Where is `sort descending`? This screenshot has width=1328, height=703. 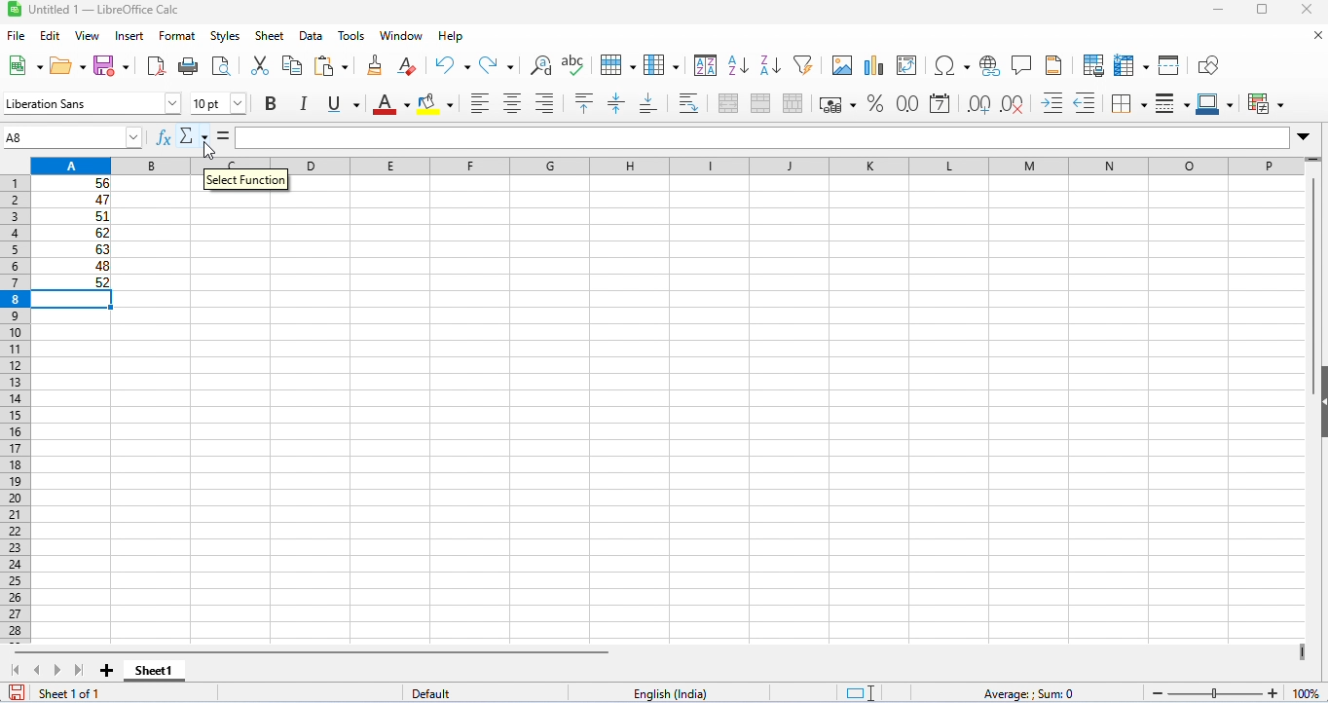 sort descending is located at coordinates (771, 65).